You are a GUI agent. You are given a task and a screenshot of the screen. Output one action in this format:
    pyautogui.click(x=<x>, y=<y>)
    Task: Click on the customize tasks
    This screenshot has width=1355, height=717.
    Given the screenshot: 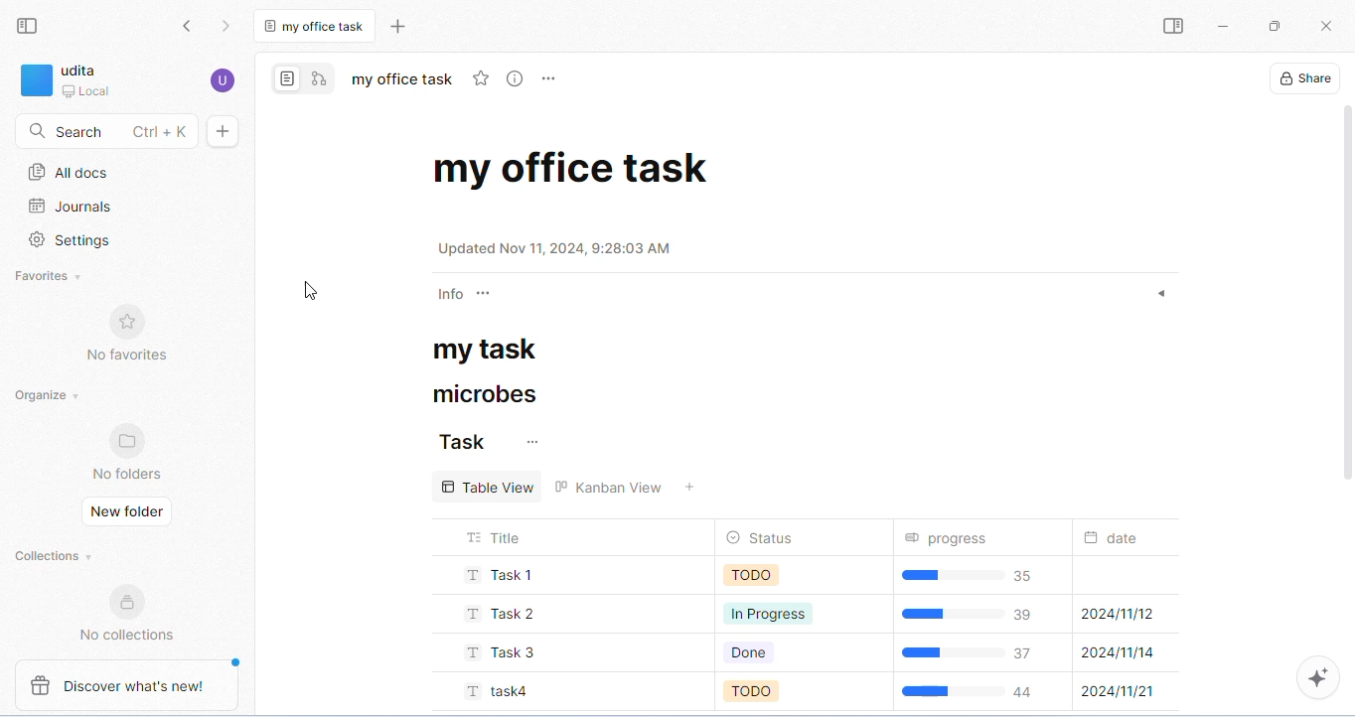 What is the action you would take?
    pyautogui.click(x=533, y=443)
    